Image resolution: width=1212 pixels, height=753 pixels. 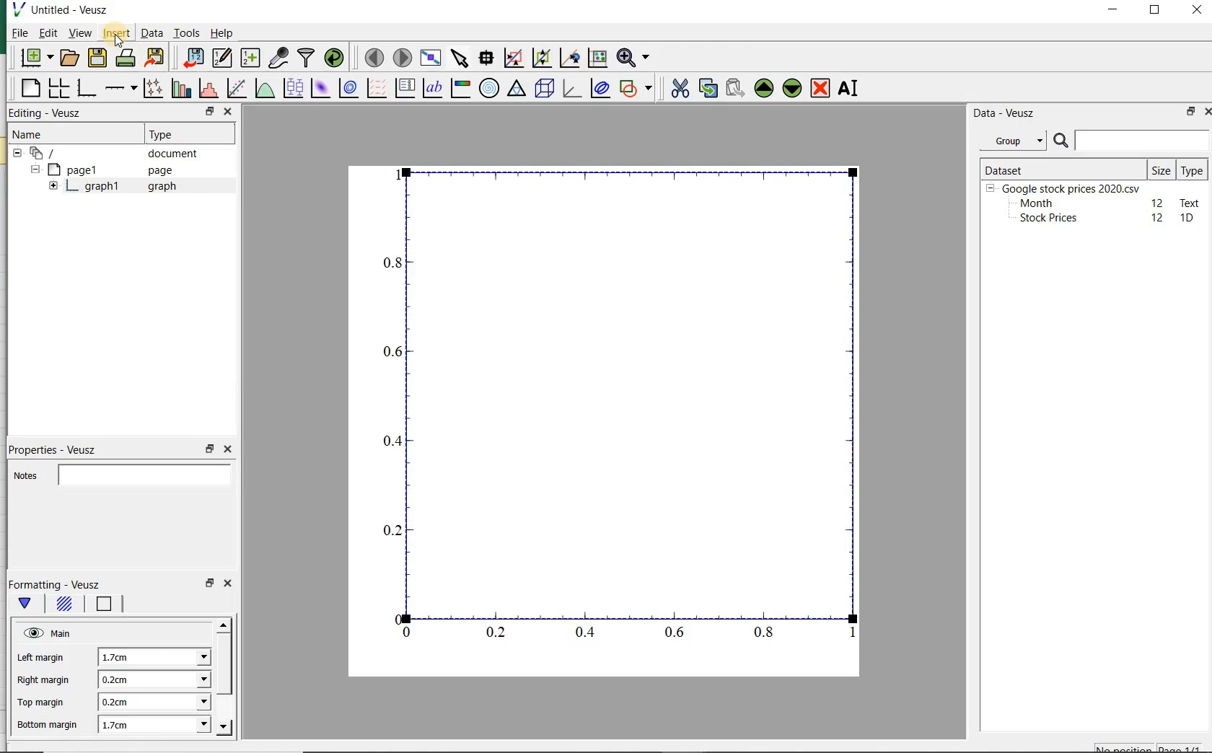 What do you see at coordinates (1187, 202) in the screenshot?
I see `text` at bounding box center [1187, 202].